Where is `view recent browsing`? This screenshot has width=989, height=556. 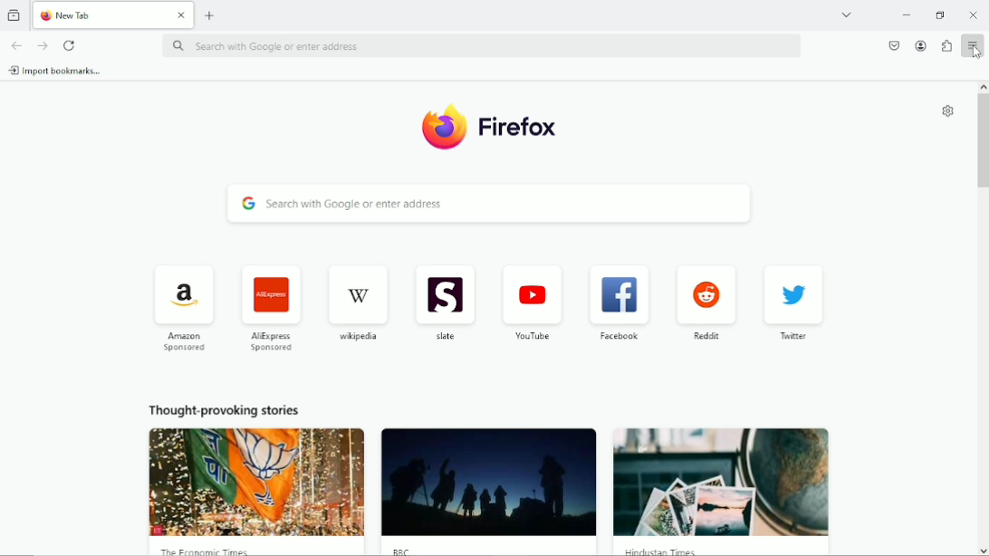 view recent browsing is located at coordinates (15, 14).